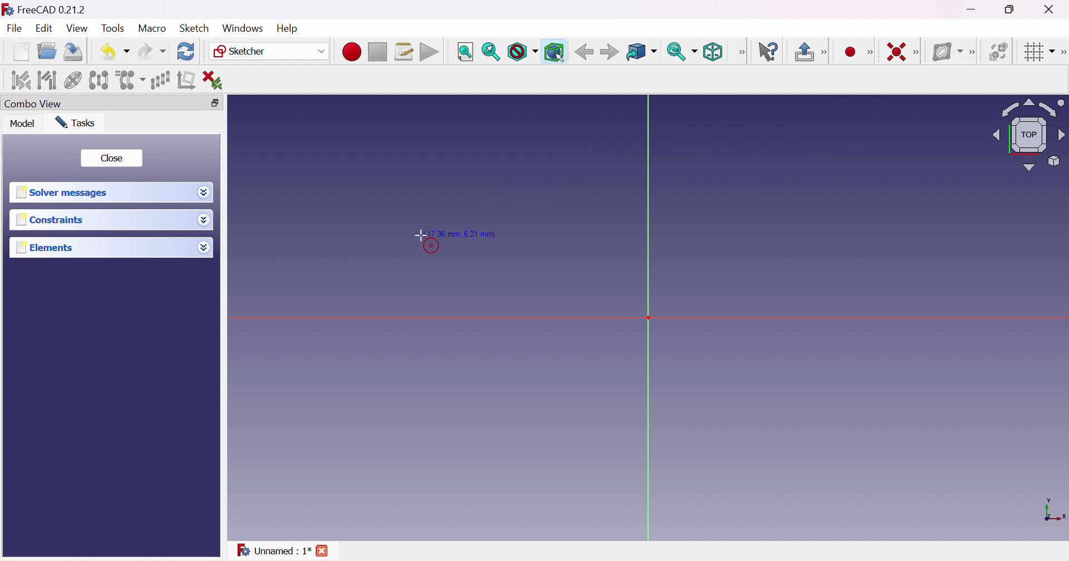 The image size is (1069, 561). Describe the element at coordinates (490, 52) in the screenshot. I see `Fit selection` at that location.